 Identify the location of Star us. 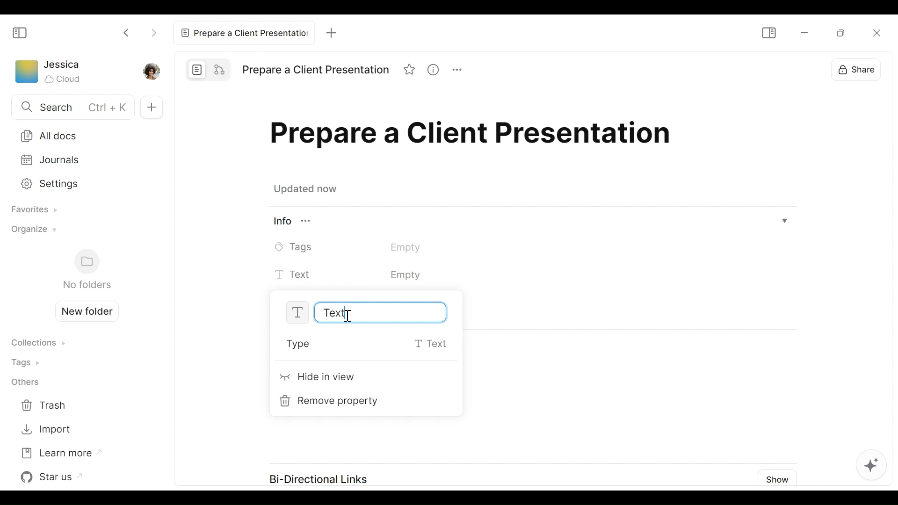
(54, 477).